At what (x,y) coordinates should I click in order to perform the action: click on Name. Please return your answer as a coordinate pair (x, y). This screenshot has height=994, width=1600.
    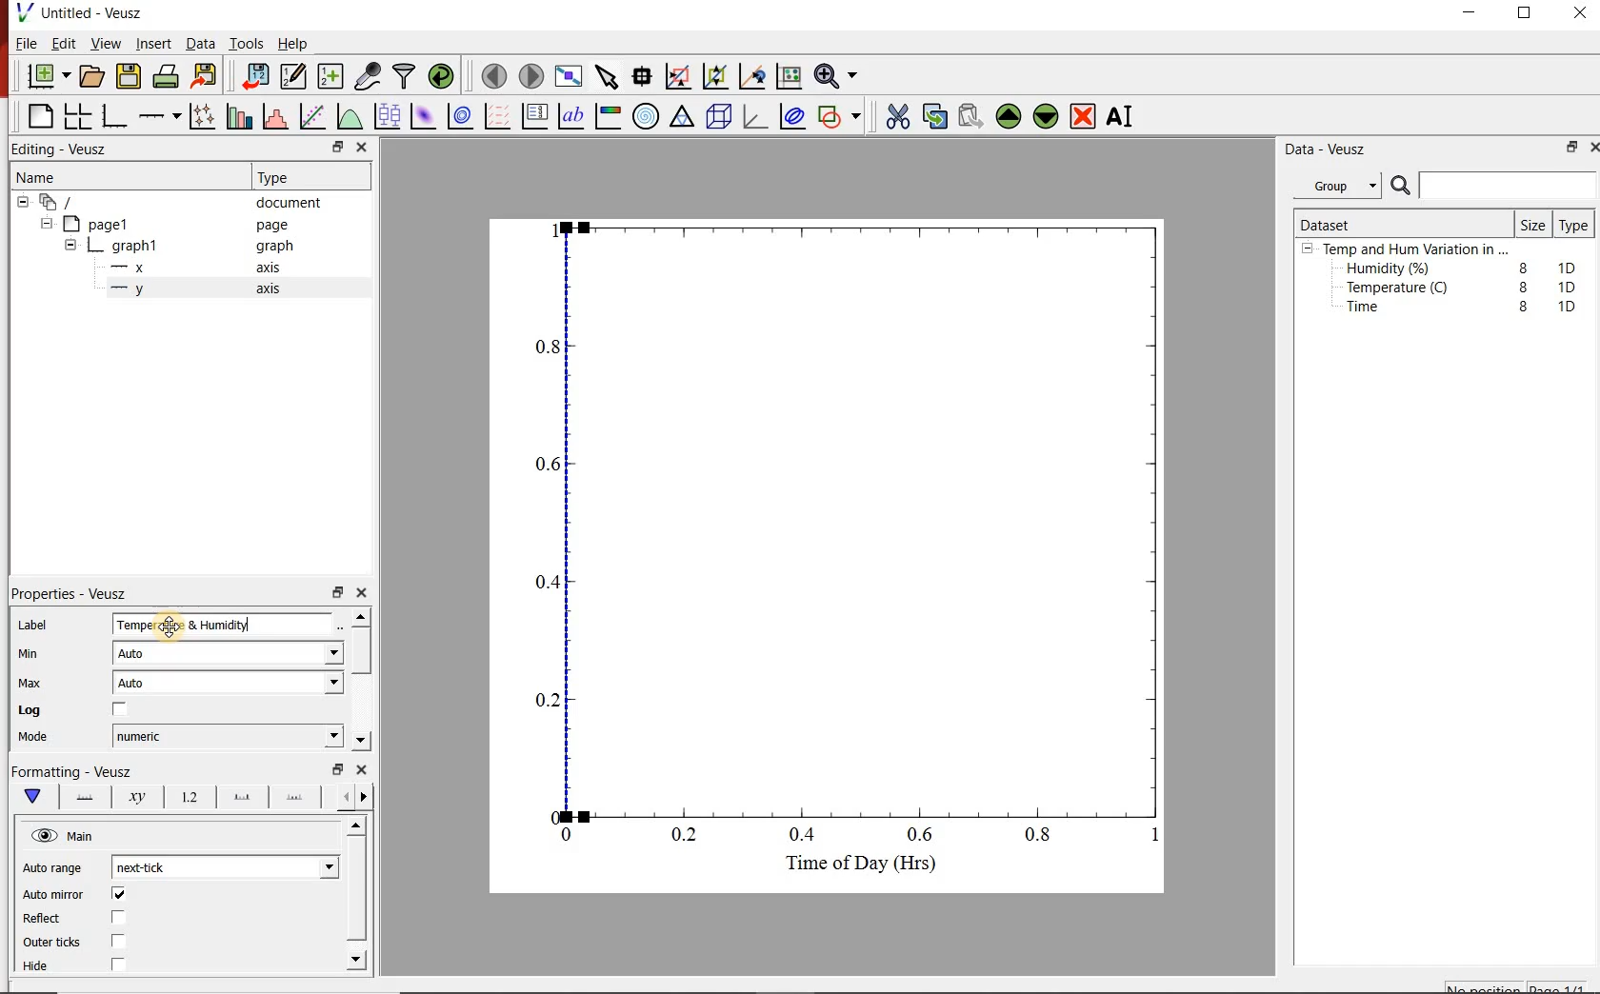
    Looking at the image, I should click on (53, 179).